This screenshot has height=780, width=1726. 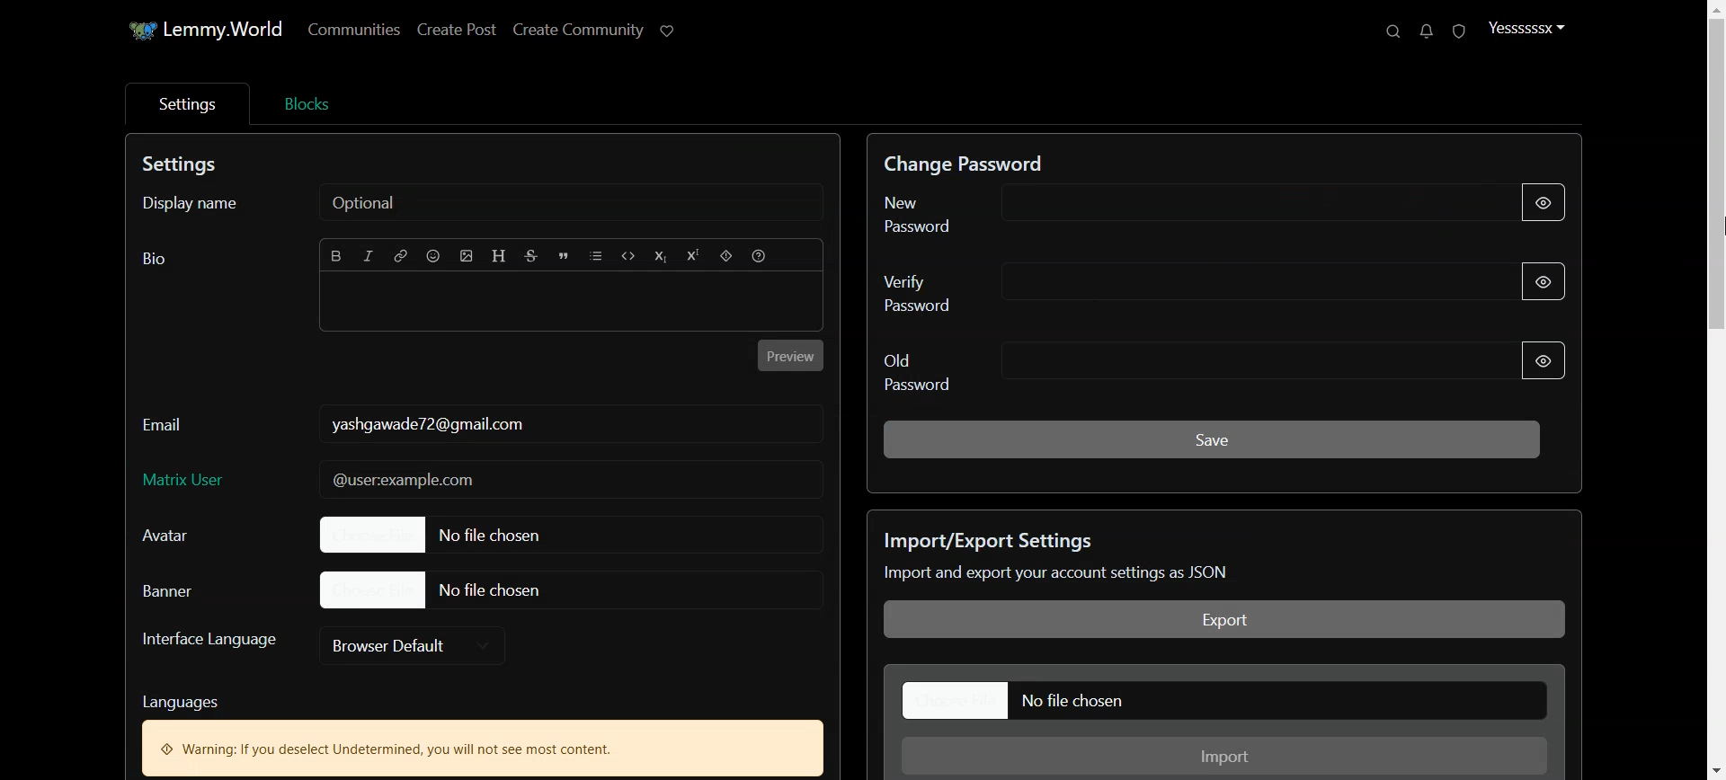 What do you see at coordinates (571, 589) in the screenshot?
I see `File chosen` at bounding box center [571, 589].